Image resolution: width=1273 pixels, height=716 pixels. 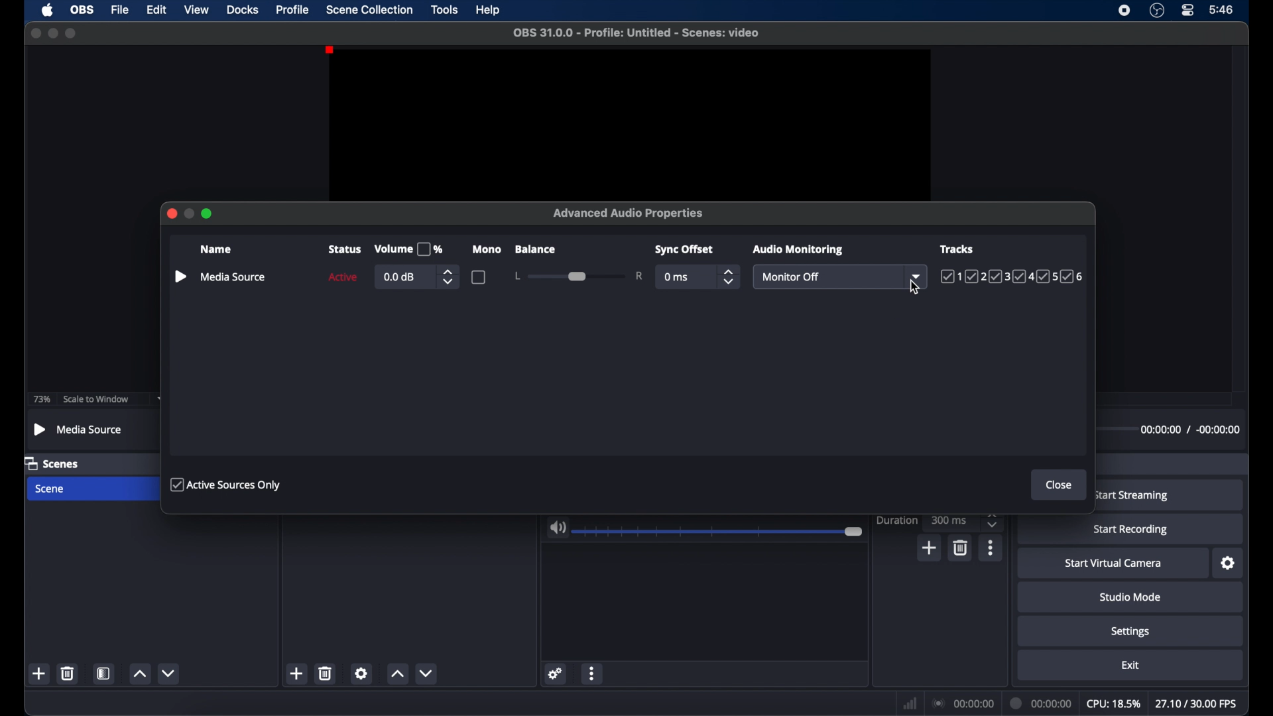 What do you see at coordinates (40, 674) in the screenshot?
I see `add` at bounding box center [40, 674].